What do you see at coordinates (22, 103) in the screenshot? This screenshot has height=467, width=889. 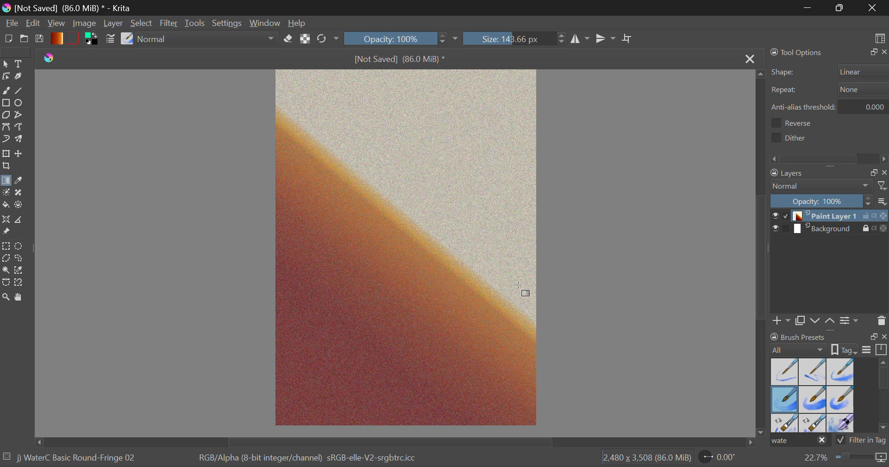 I see `Ellipses` at bounding box center [22, 103].